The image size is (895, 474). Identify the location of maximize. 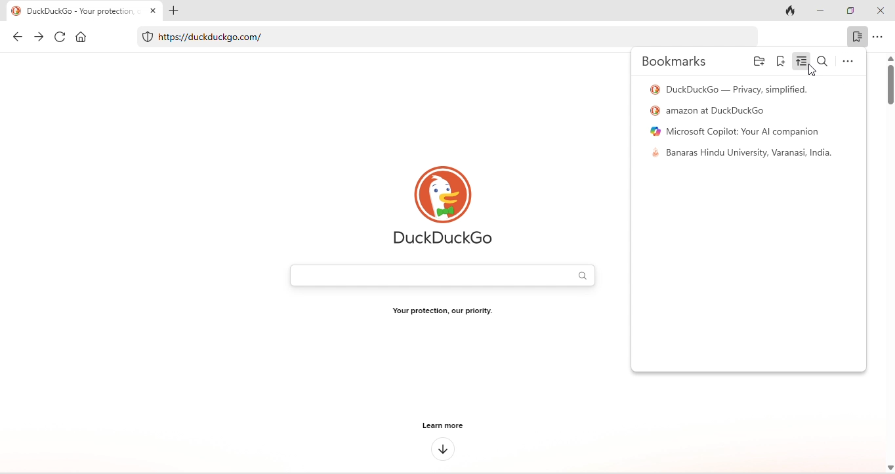
(853, 12).